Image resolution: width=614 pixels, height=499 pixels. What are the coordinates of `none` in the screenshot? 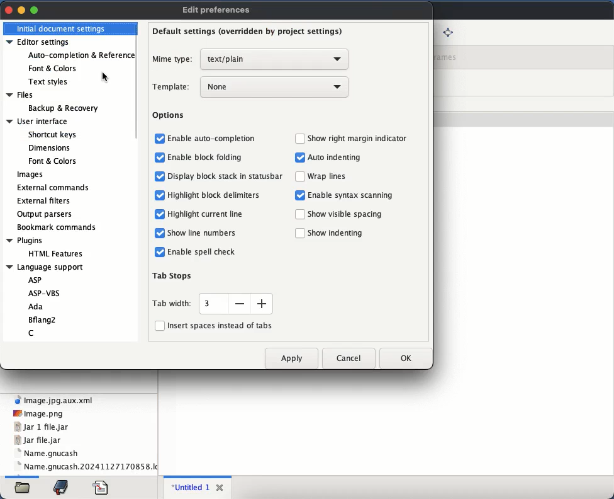 It's located at (274, 86).